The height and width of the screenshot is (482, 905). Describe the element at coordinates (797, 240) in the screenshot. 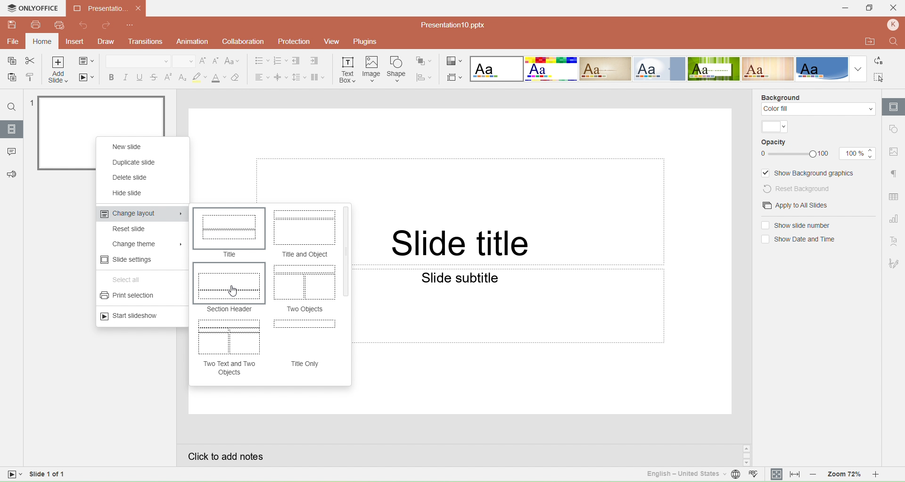

I see `(un)select Show date and time` at that location.